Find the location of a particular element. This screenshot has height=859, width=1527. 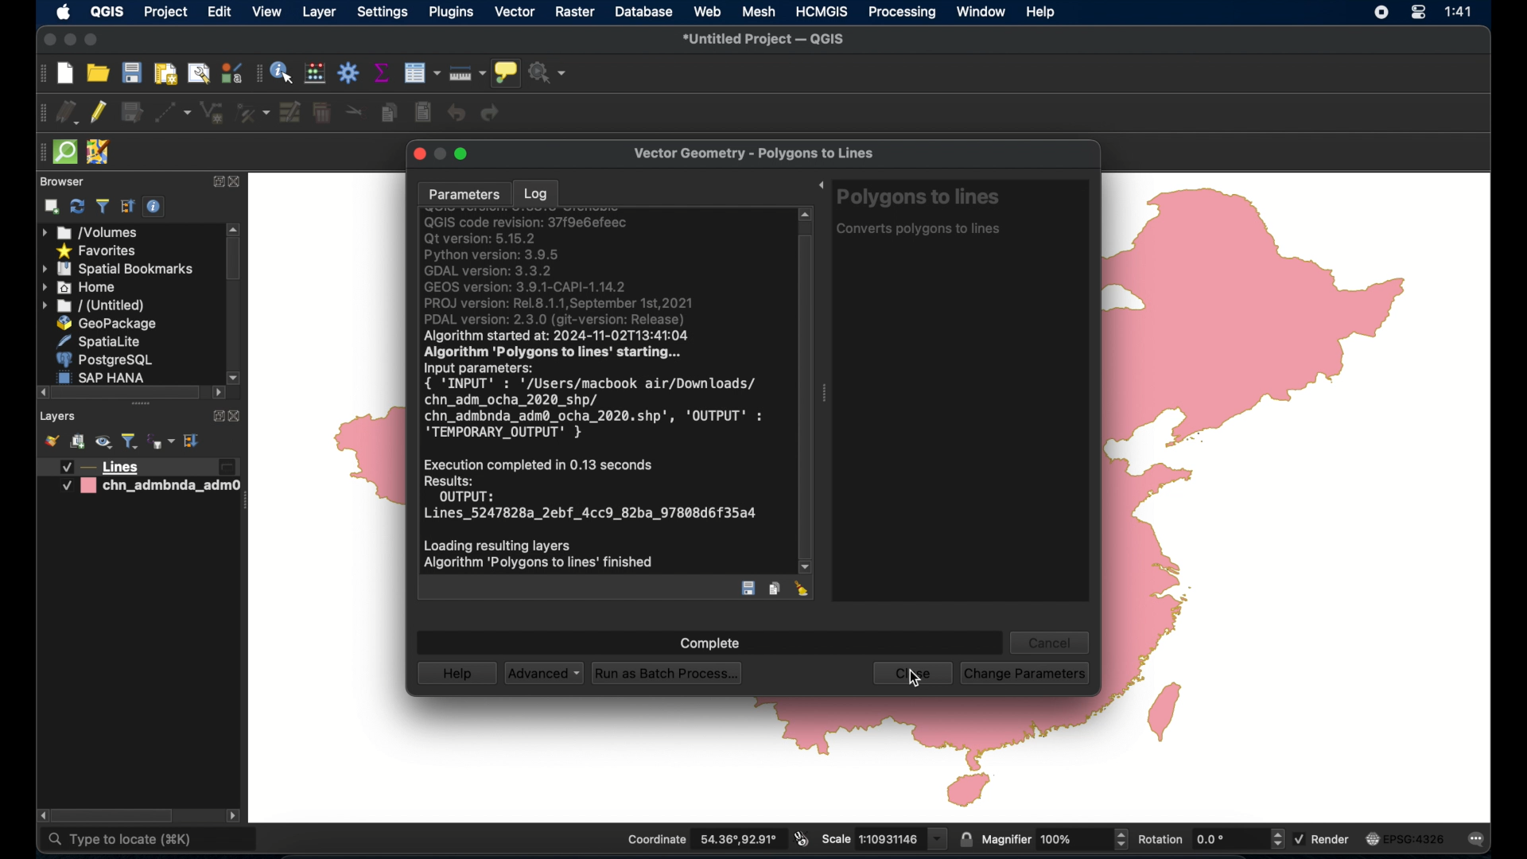

vector is located at coordinates (515, 13).